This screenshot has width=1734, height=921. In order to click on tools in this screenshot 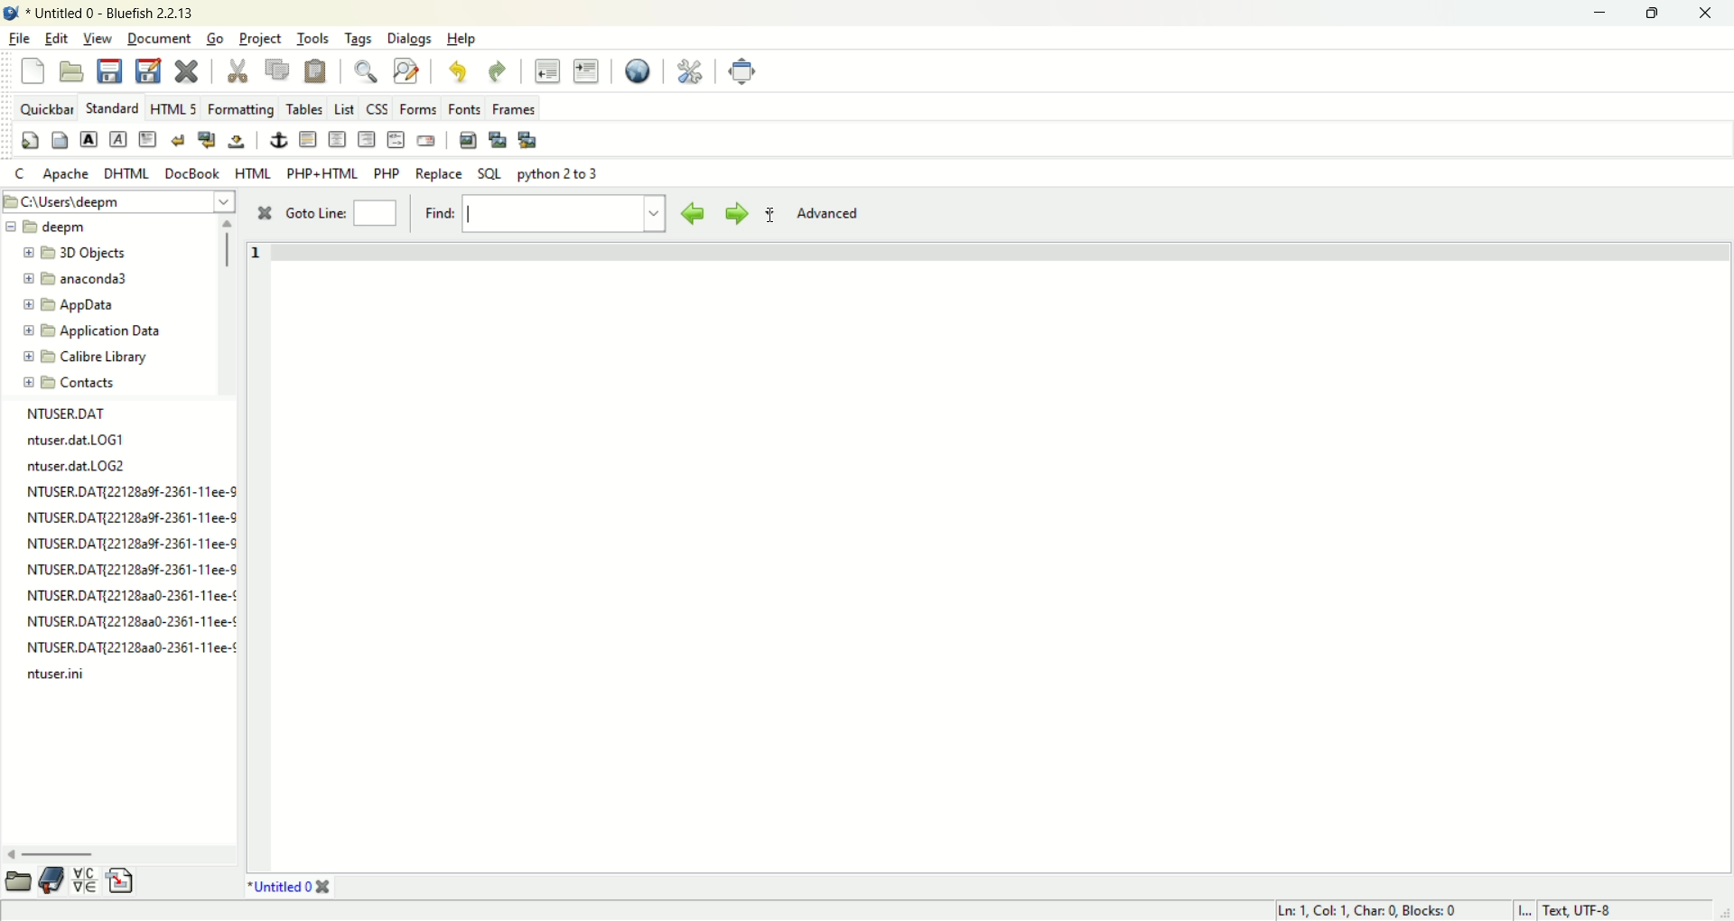, I will do `click(315, 40)`.